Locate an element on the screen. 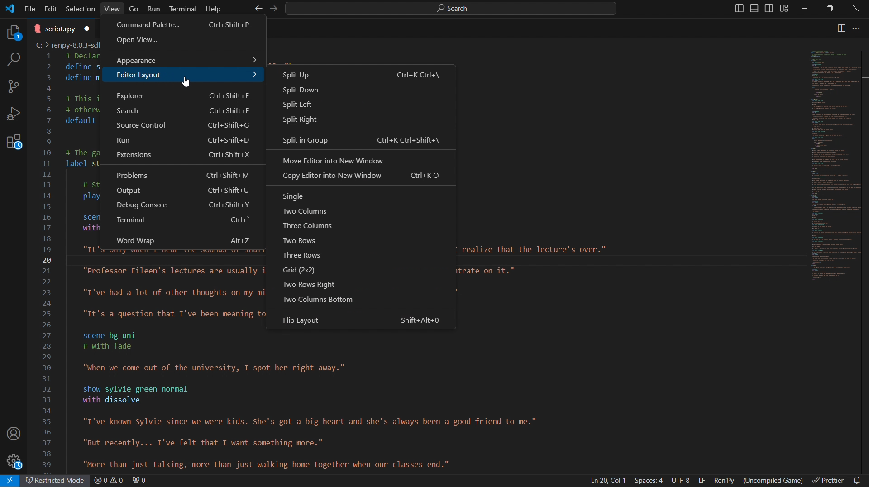 Image resolution: width=869 pixels, height=487 pixels. Grid(2x2) is located at coordinates (305, 270).